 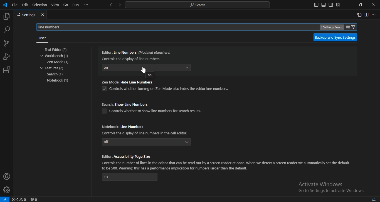 I want to click on ‘Search: Show Line Numbers.
Controls whether to show line numbers for search results., so click(x=154, y=107).